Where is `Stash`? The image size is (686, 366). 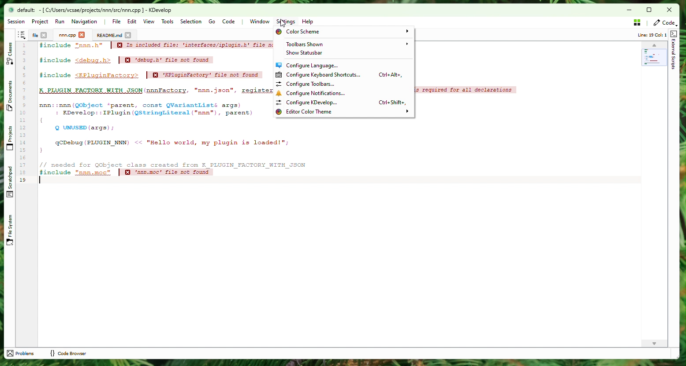
Stash is located at coordinates (635, 22).